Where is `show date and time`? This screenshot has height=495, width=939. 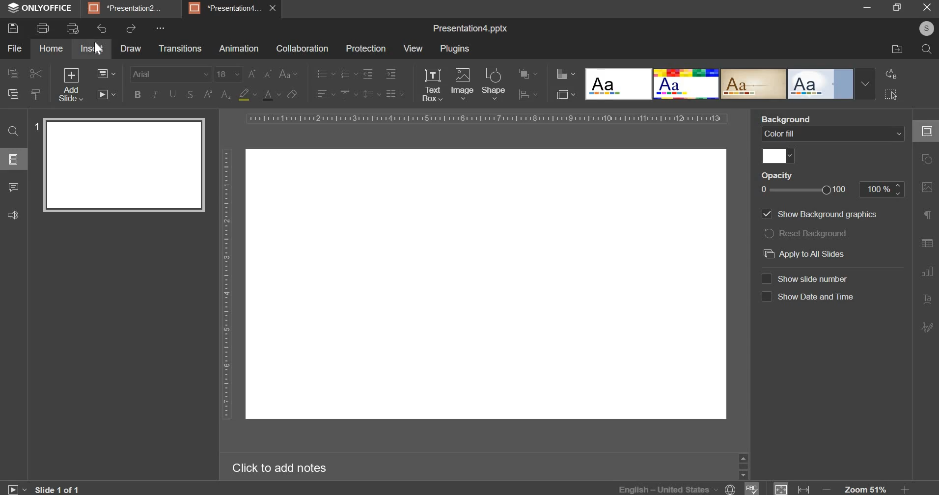 show date and time is located at coordinates (808, 296).